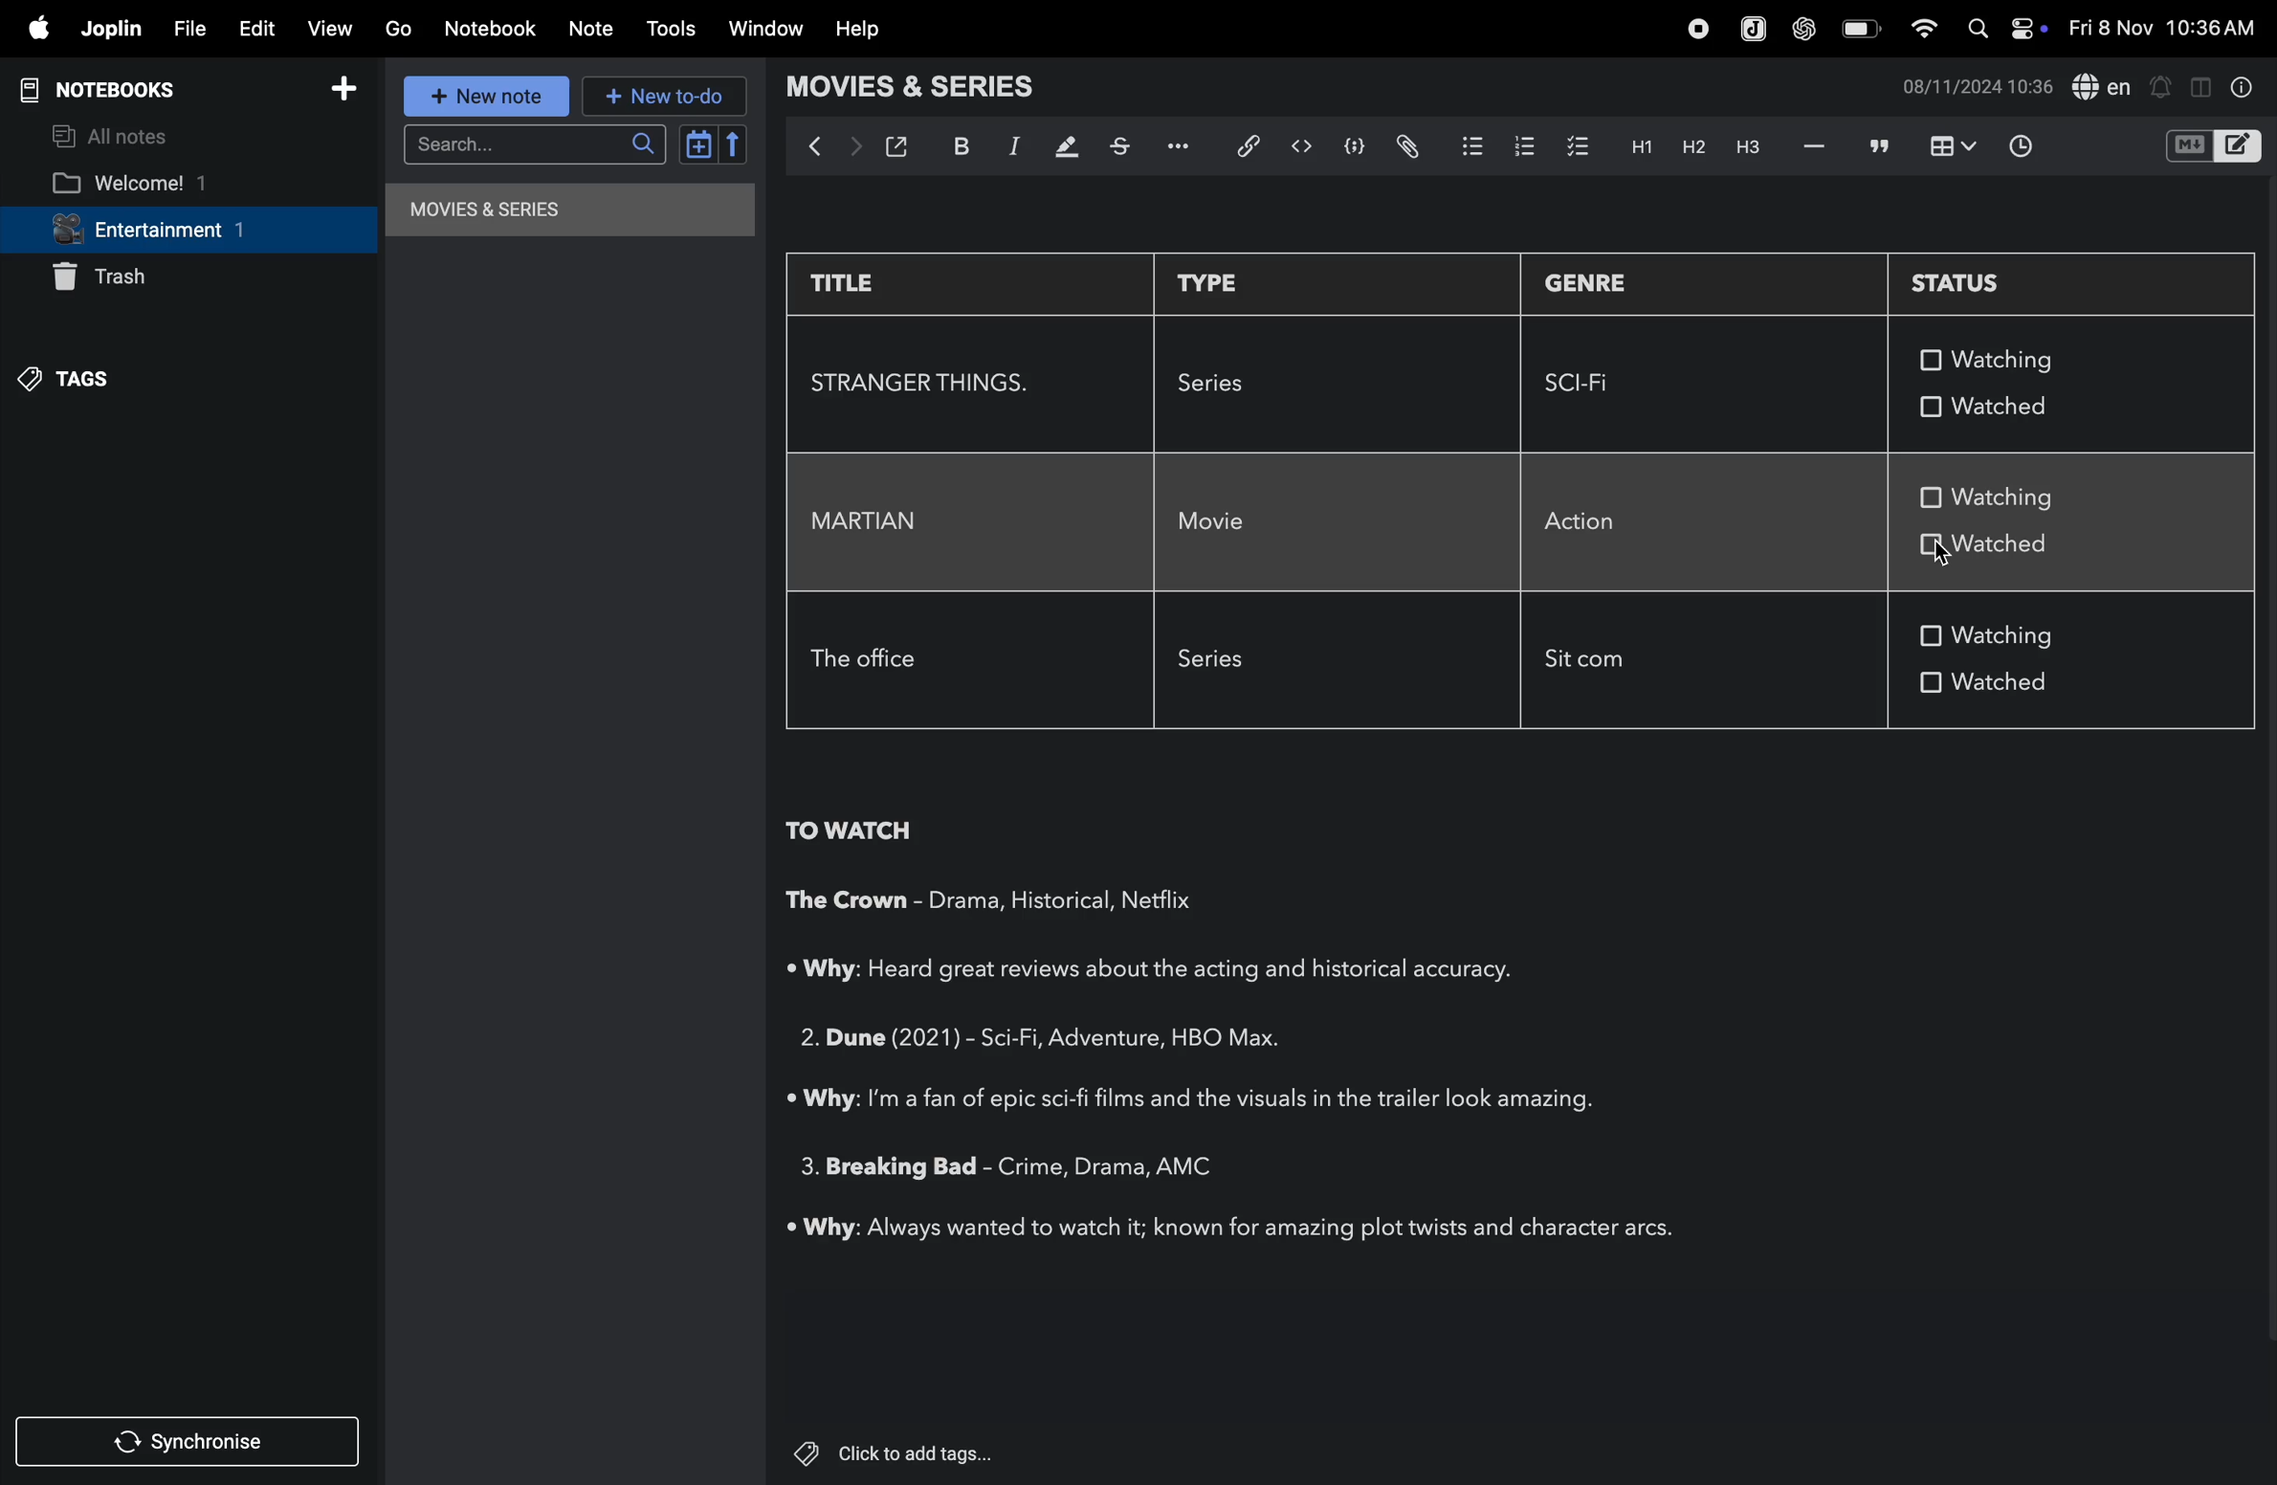  Describe the element at coordinates (2246, 90) in the screenshot. I see `info` at that location.